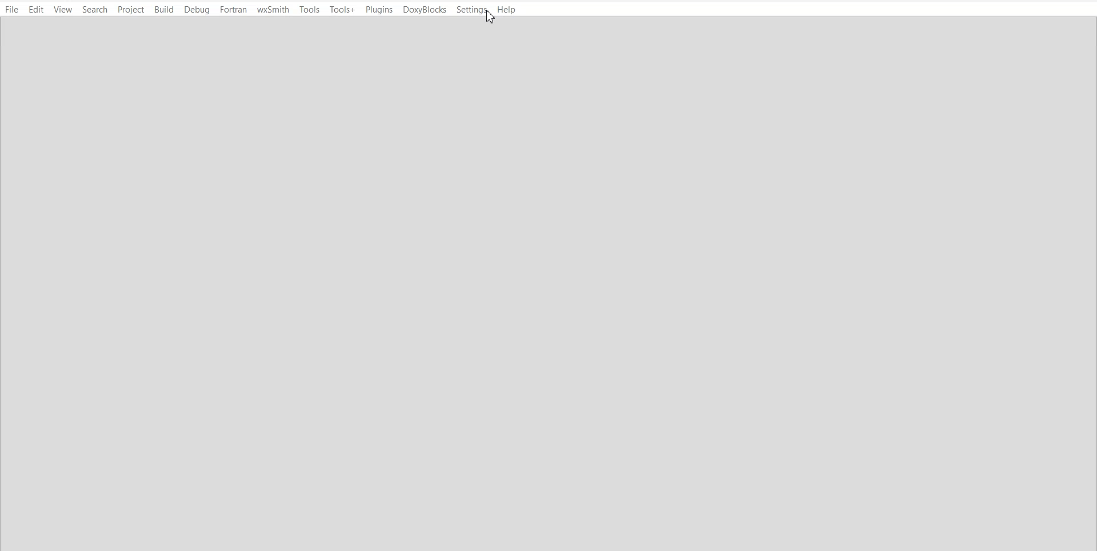 The image size is (1097, 551). I want to click on File , so click(11, 10).